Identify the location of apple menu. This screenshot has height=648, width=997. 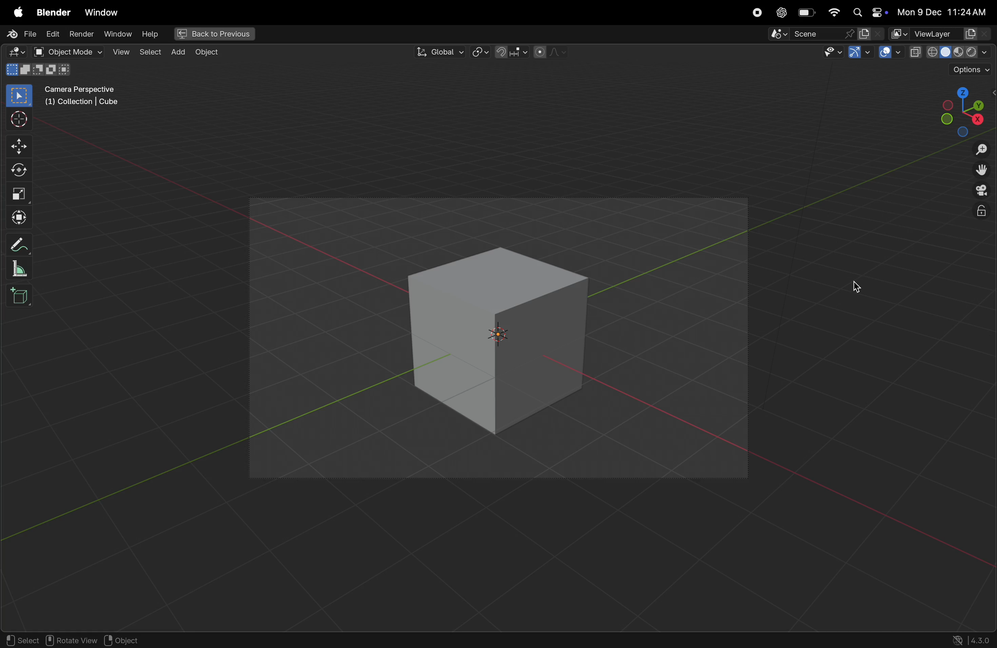
(15, 10).